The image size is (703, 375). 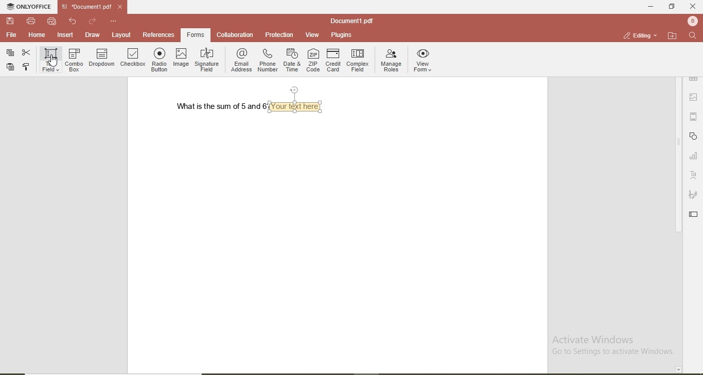 What do you see at coordinates (11, 35) in the screenshot?
I see `file` at bounding box center [11, 35].